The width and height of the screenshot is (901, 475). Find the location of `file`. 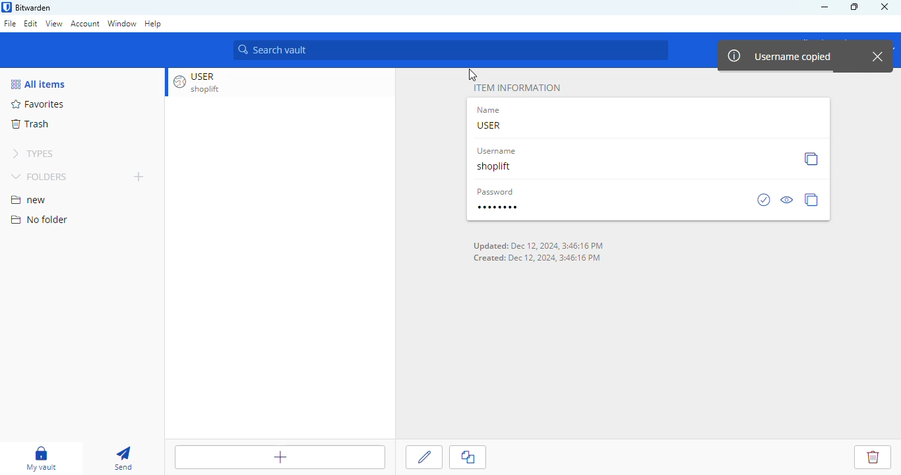

file is located at coordinates (10, 23).